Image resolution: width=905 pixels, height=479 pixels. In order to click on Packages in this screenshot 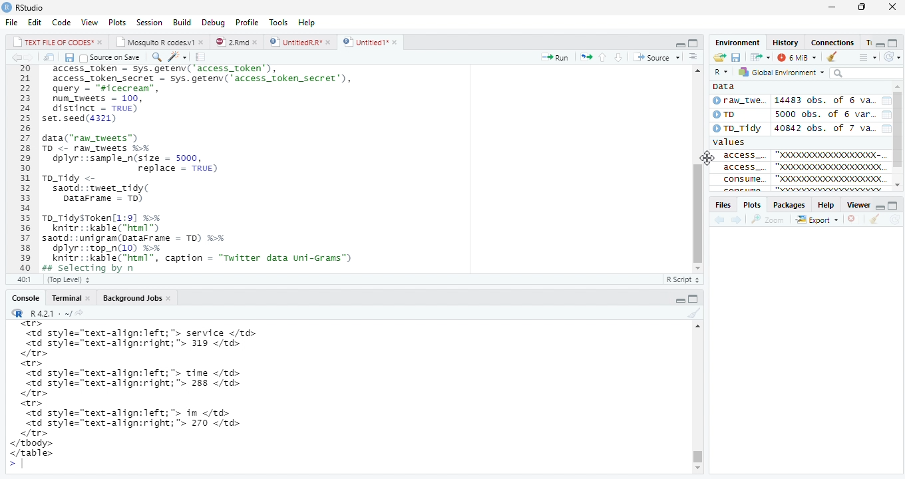, I will do `click(787, 205)`.